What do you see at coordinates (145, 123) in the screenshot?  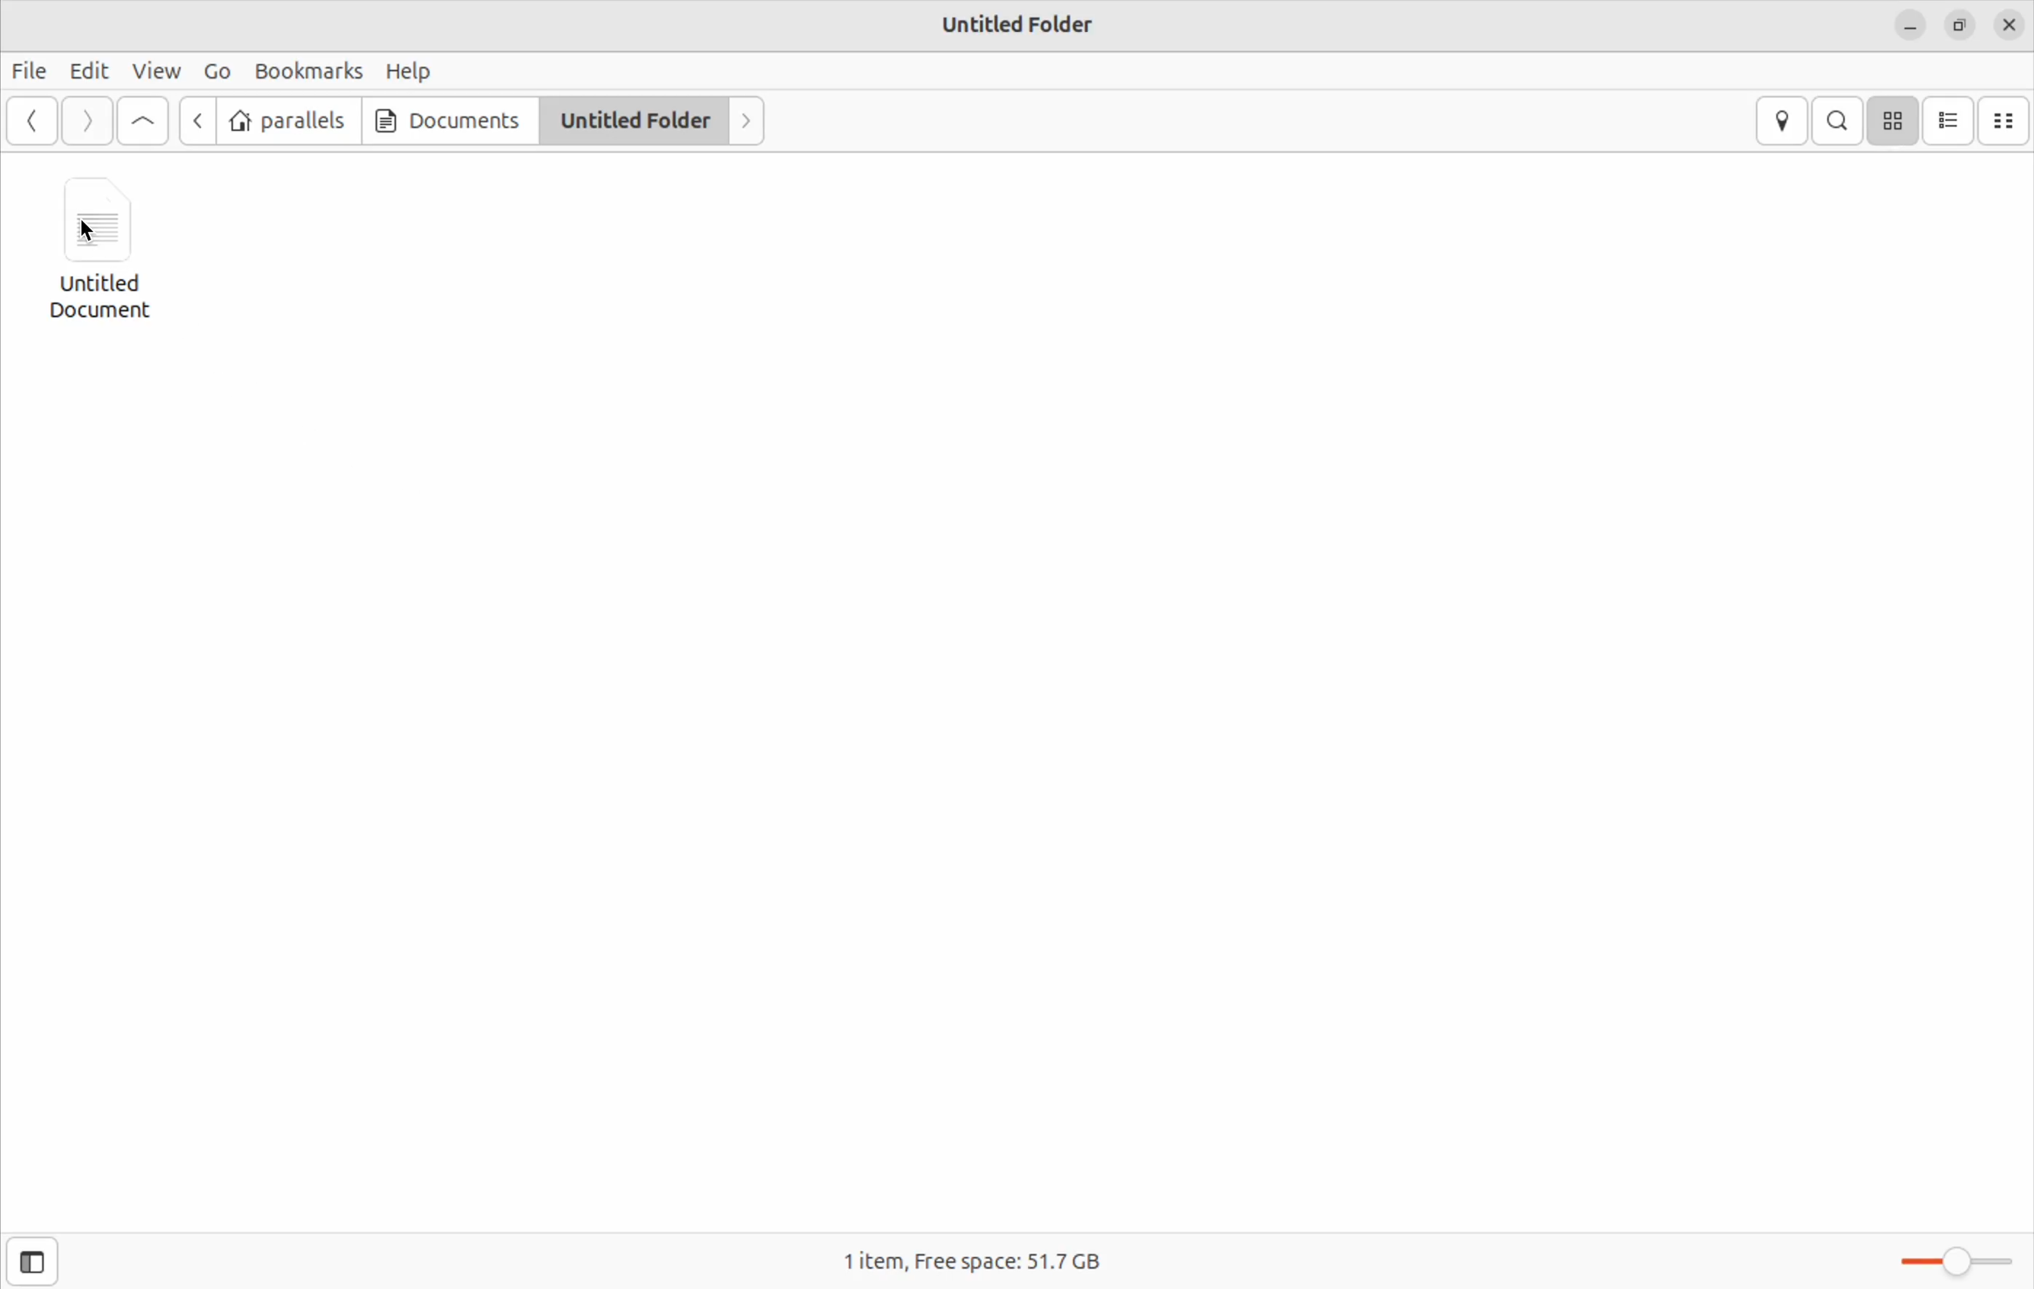 I see `Go up` at bounding box center [145, 123].